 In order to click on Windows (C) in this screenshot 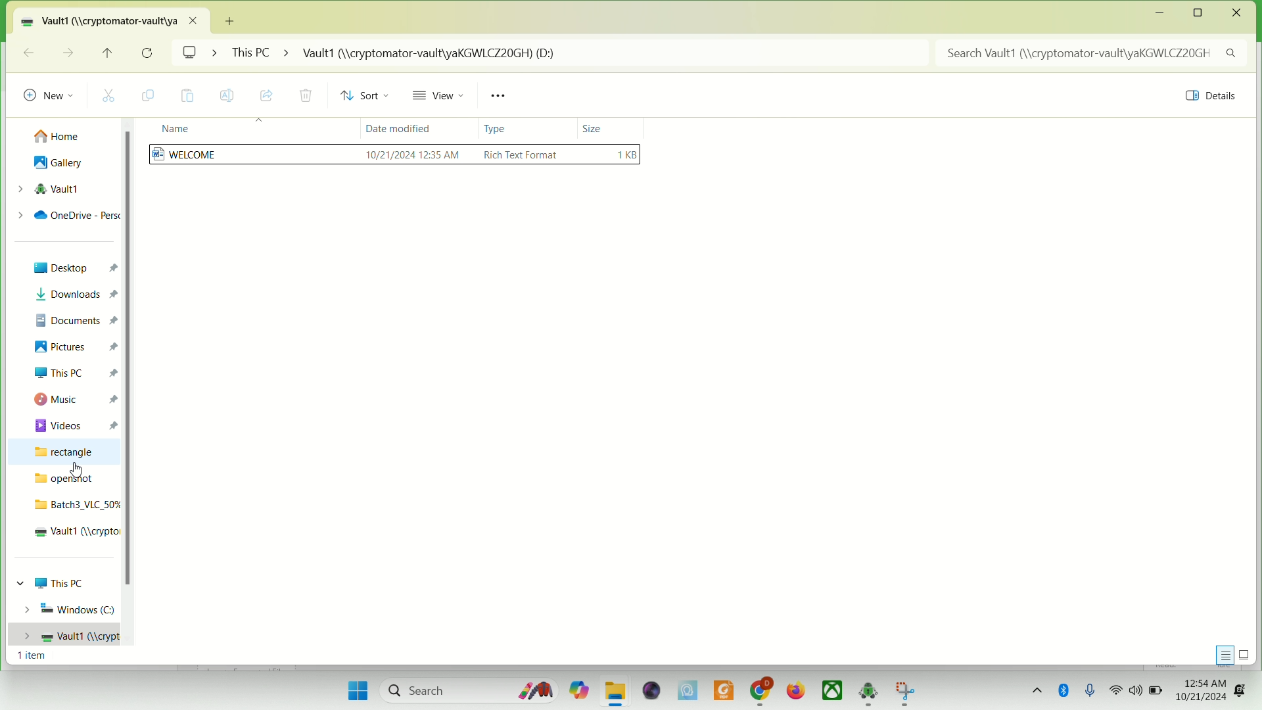, I will do `click(66, 609)`.